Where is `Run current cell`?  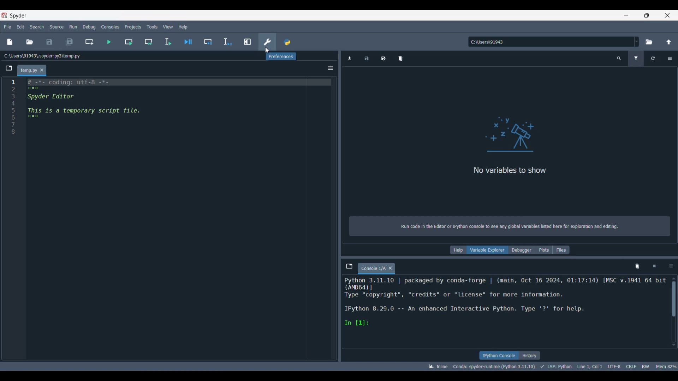 Run current cell is located at coordinates (129, 42).